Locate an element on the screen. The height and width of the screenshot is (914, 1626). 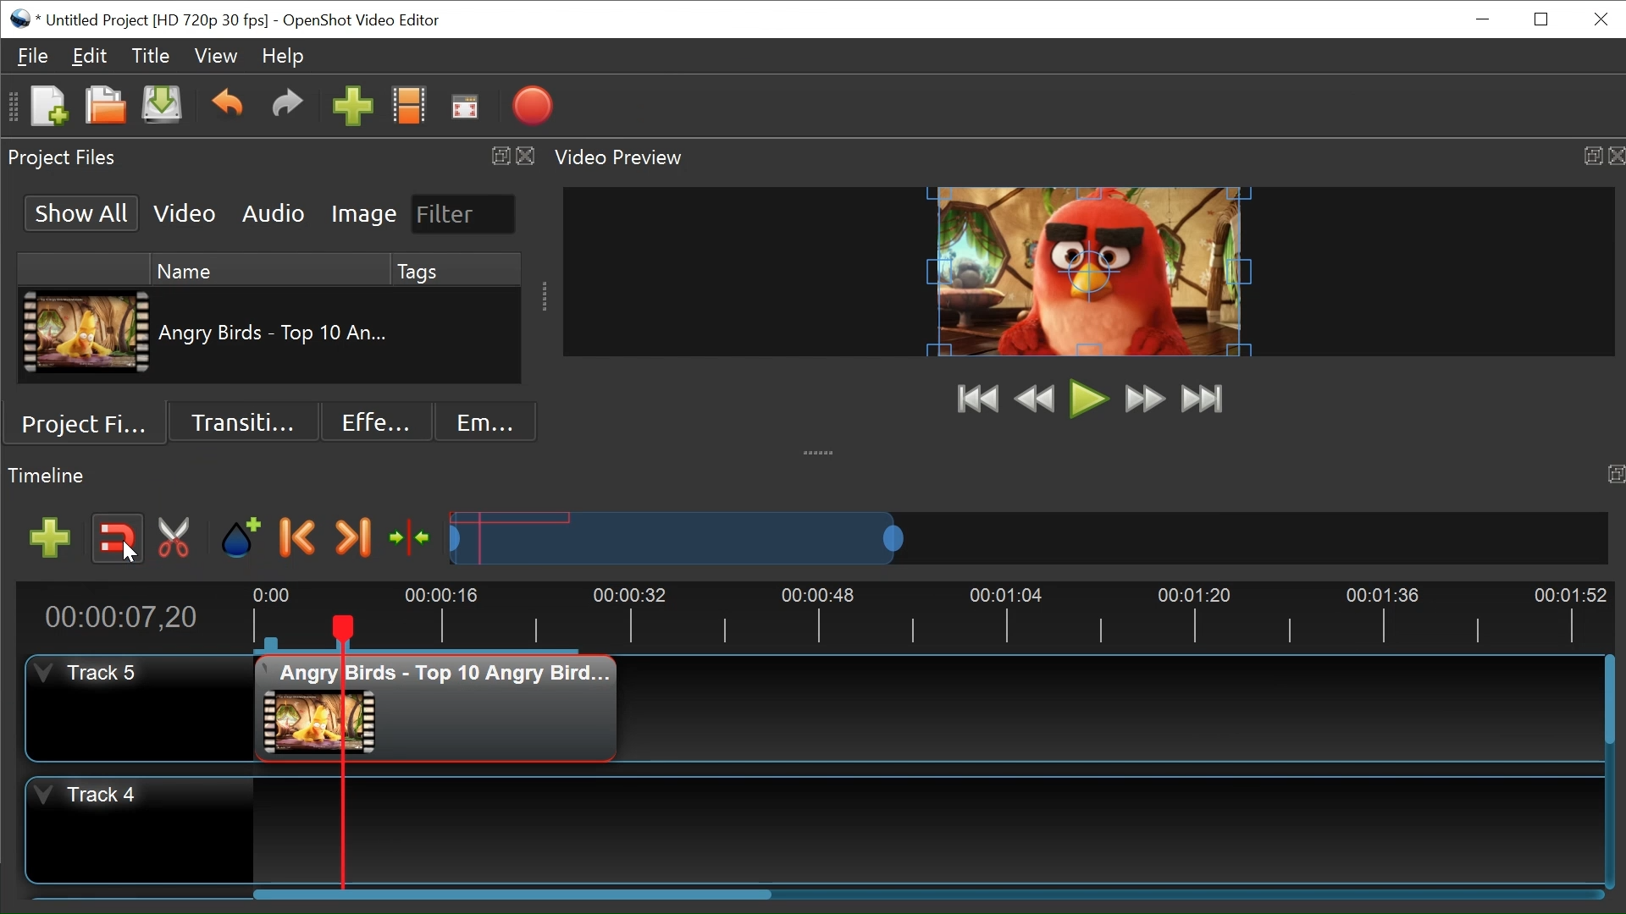
cursor is located at coordinates (126, 557).